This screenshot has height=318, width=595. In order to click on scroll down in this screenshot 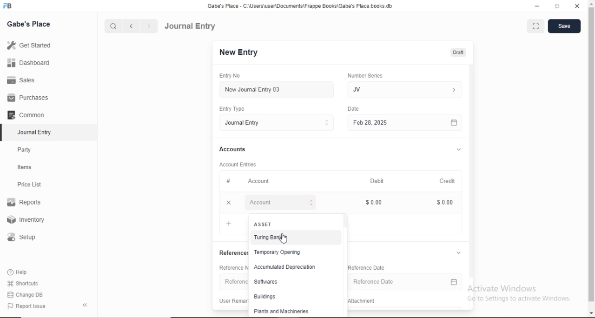, I will do `click(590, 313)`.